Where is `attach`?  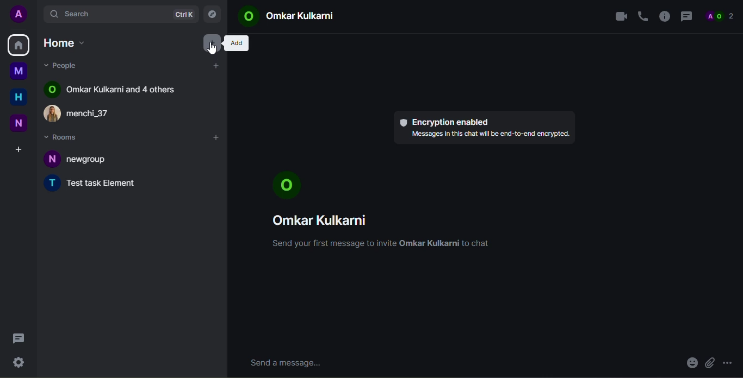
attach is located at coordinates (709, 363).